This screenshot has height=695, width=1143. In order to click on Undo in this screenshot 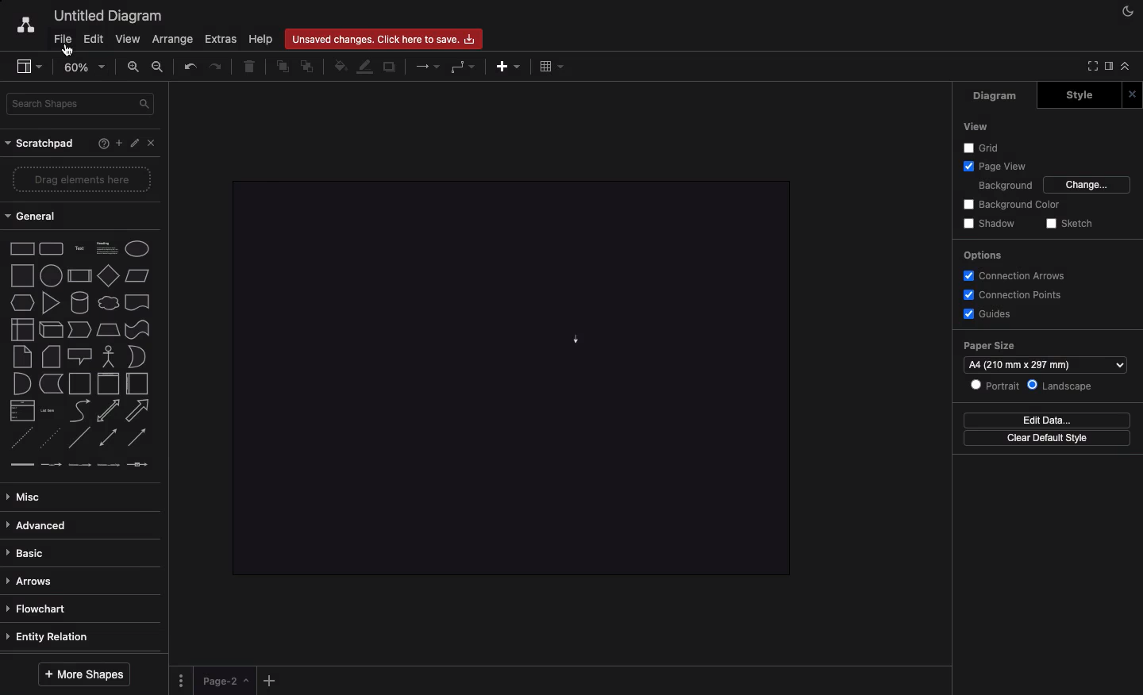, I will do `click(190, 67)`.